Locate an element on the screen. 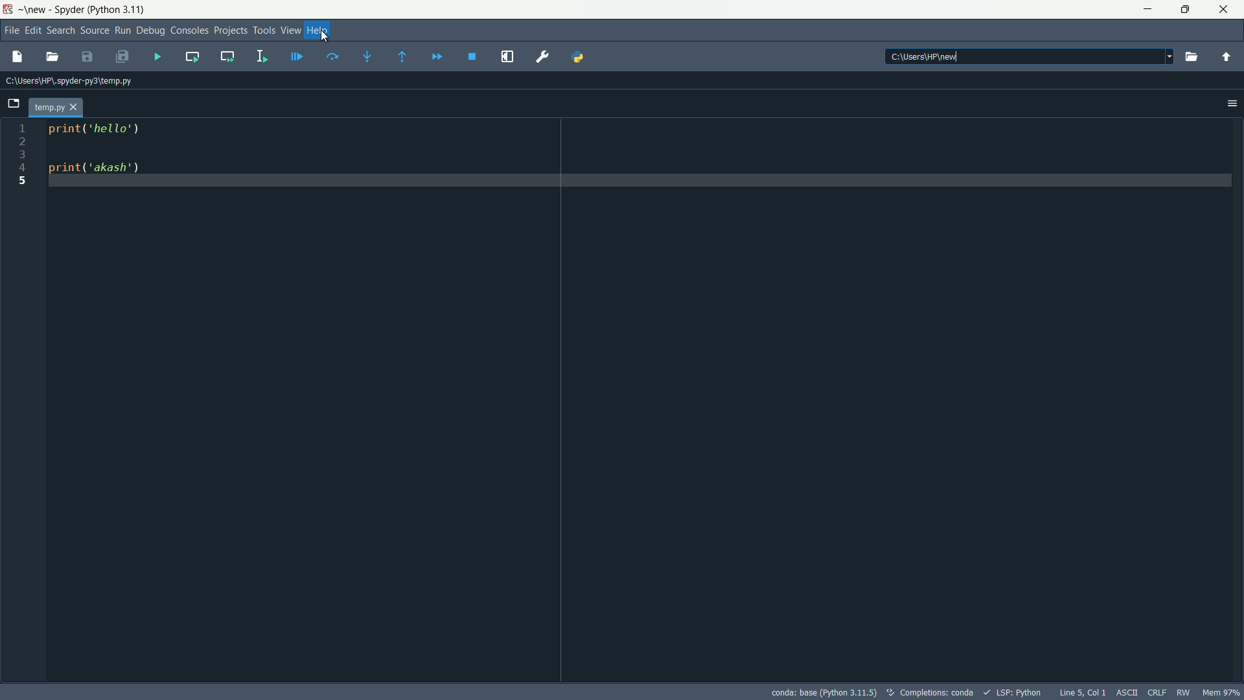 The image size is (1244, 700). help menu is located at coordinates (320, 30).